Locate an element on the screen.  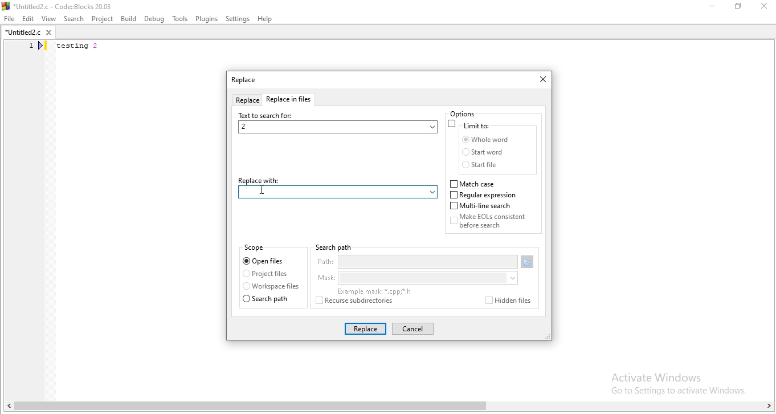
limit to is located at coordinates (471, 125).